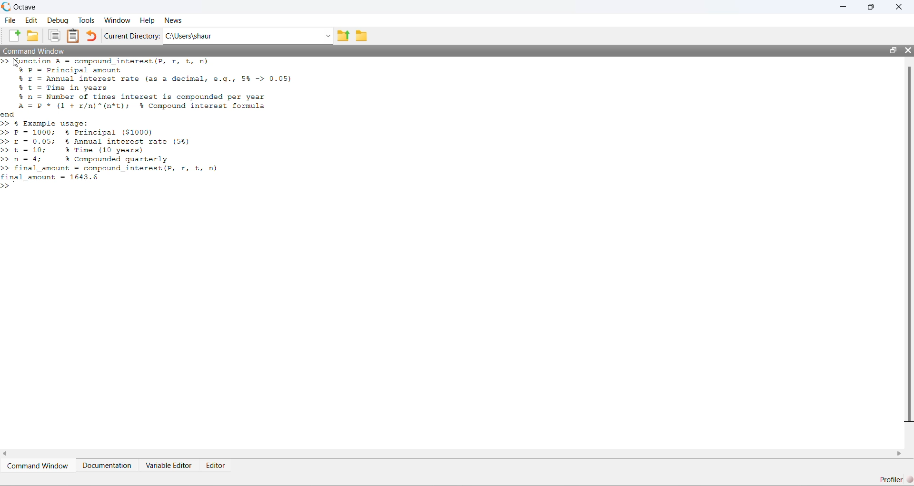 This screenshot has height=486, width=914. Describe the element at coordinates (169, 465) in the screenshot. I see `Variable Editor` at that location.